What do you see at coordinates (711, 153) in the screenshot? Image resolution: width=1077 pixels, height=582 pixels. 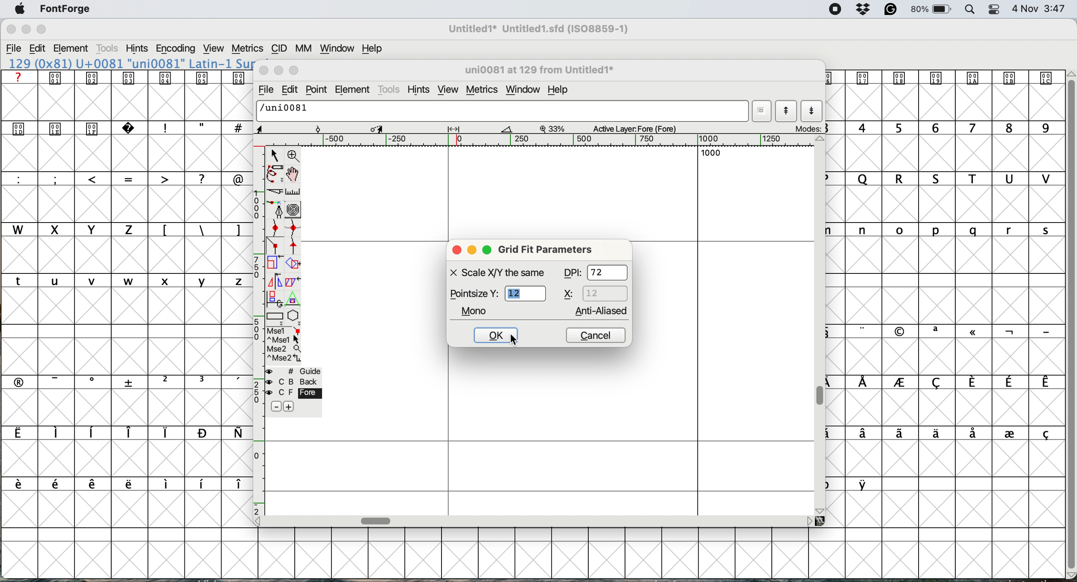 I see `1000` at bounding box center [711, 153].